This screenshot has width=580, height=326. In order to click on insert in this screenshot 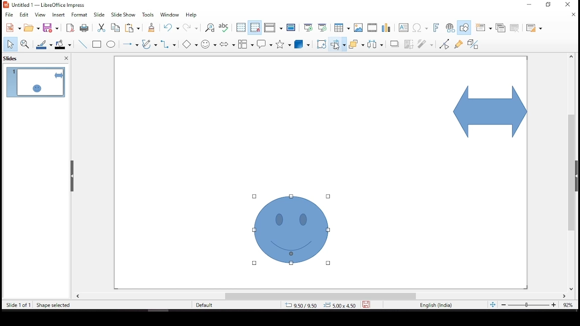, I will do `click(60, 16)`.